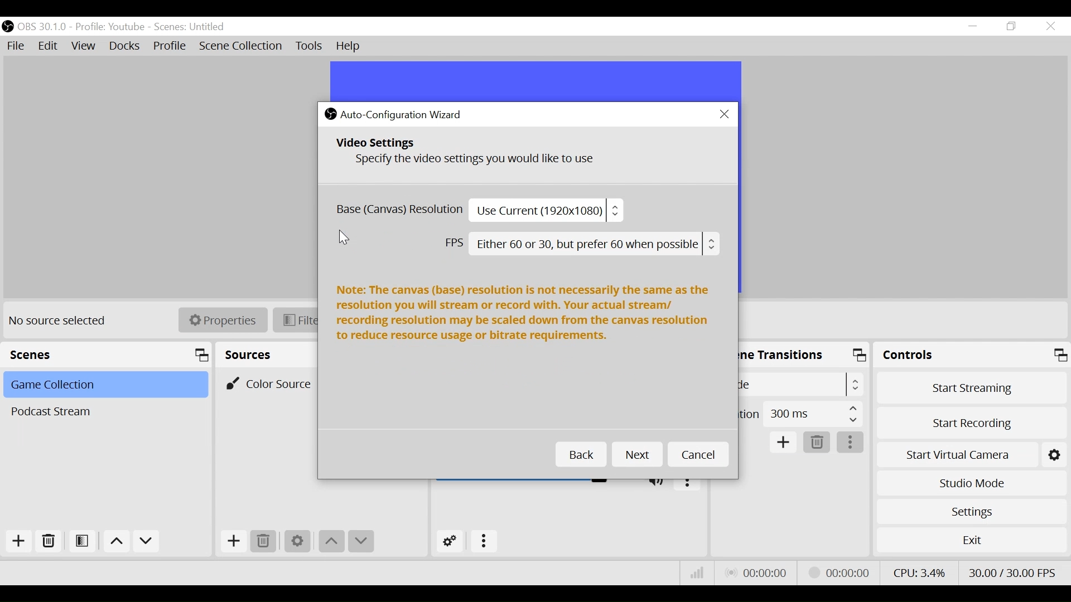 This screenshot has height=602, width=1071. I want to click on move down, so click(362, 542).